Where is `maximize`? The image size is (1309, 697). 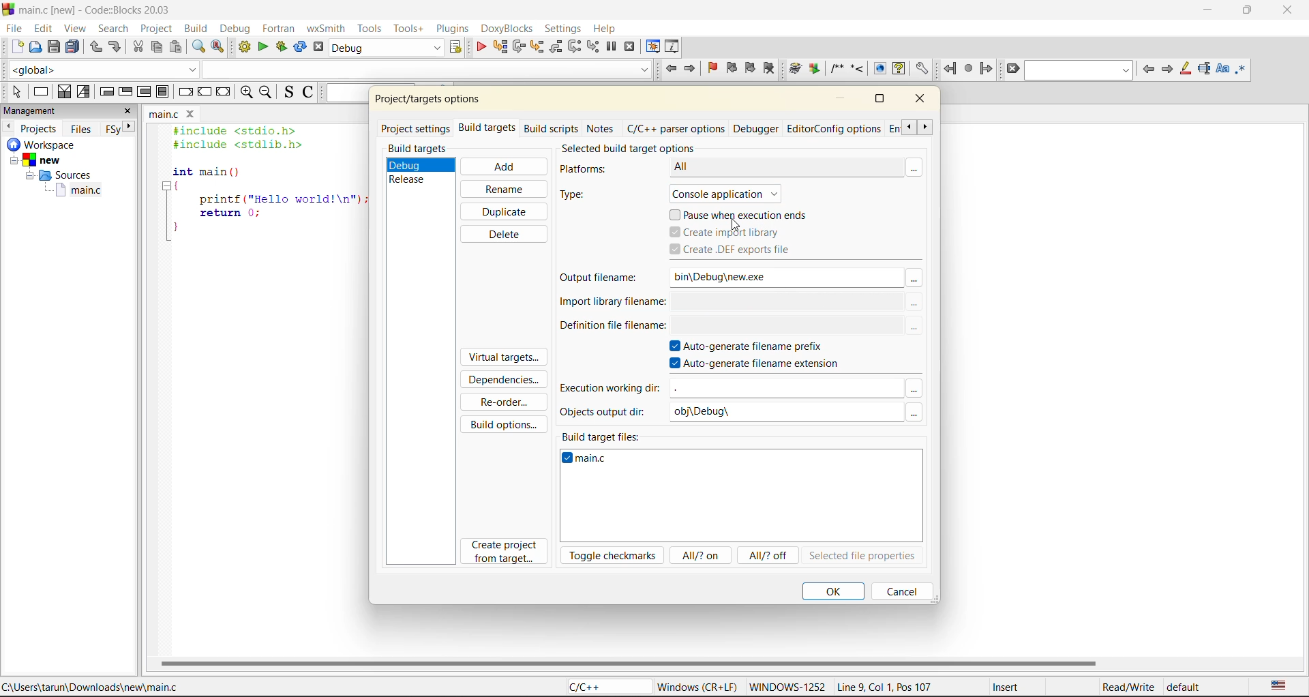 maximize is located at coordinates (879, 98).